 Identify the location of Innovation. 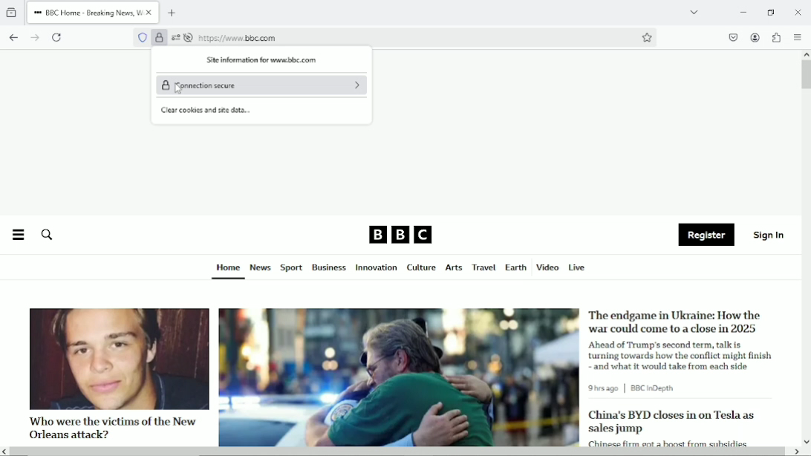
(377, 268).